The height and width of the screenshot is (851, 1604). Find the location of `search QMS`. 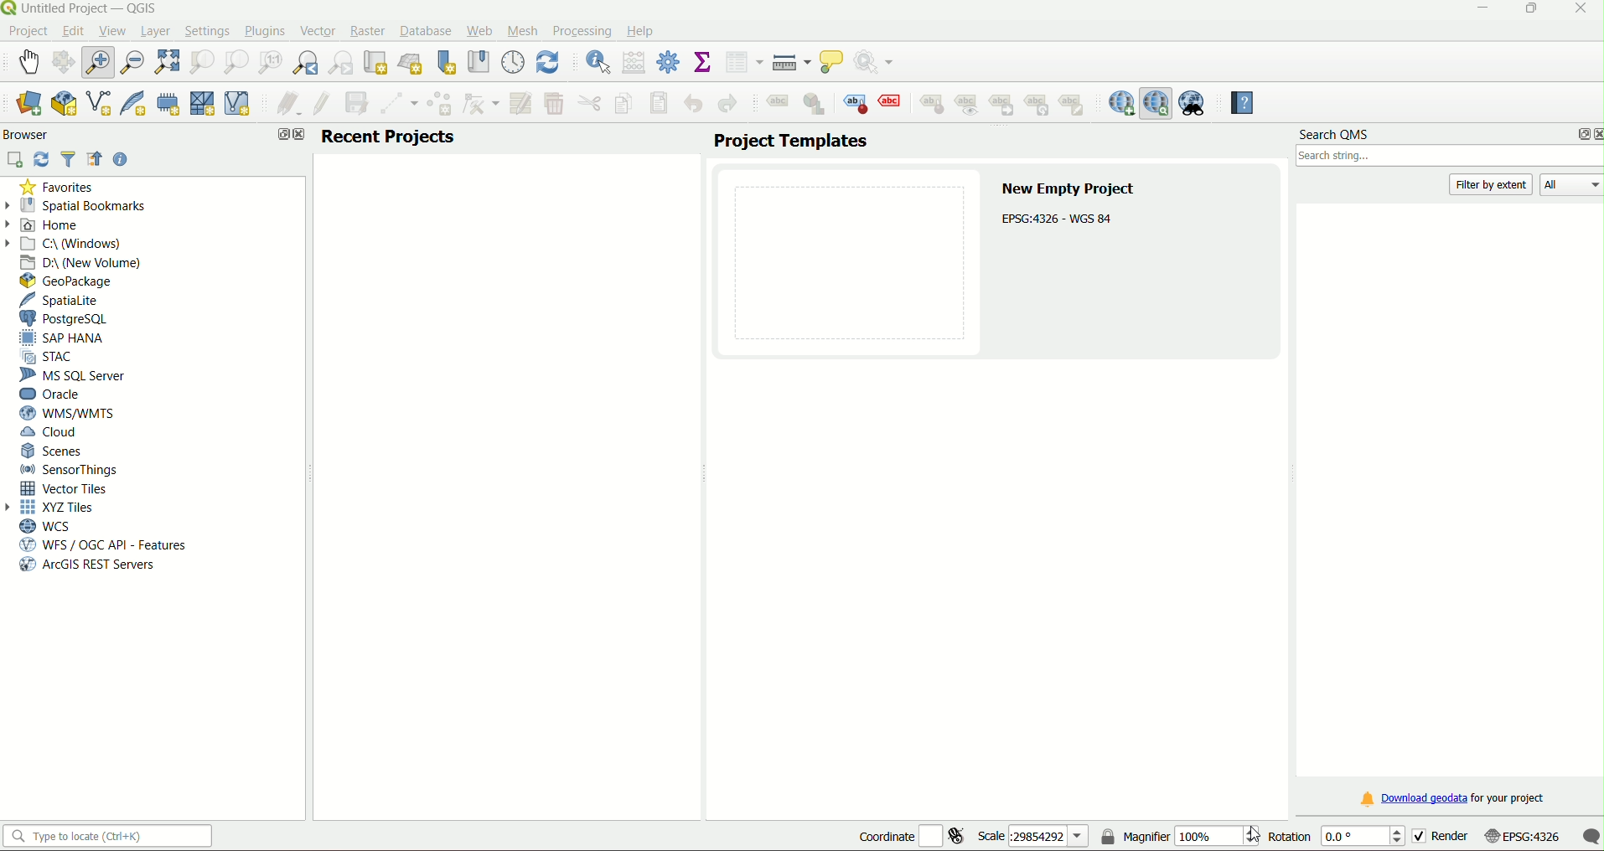

search QMS is located at coordinates (1335, 136).